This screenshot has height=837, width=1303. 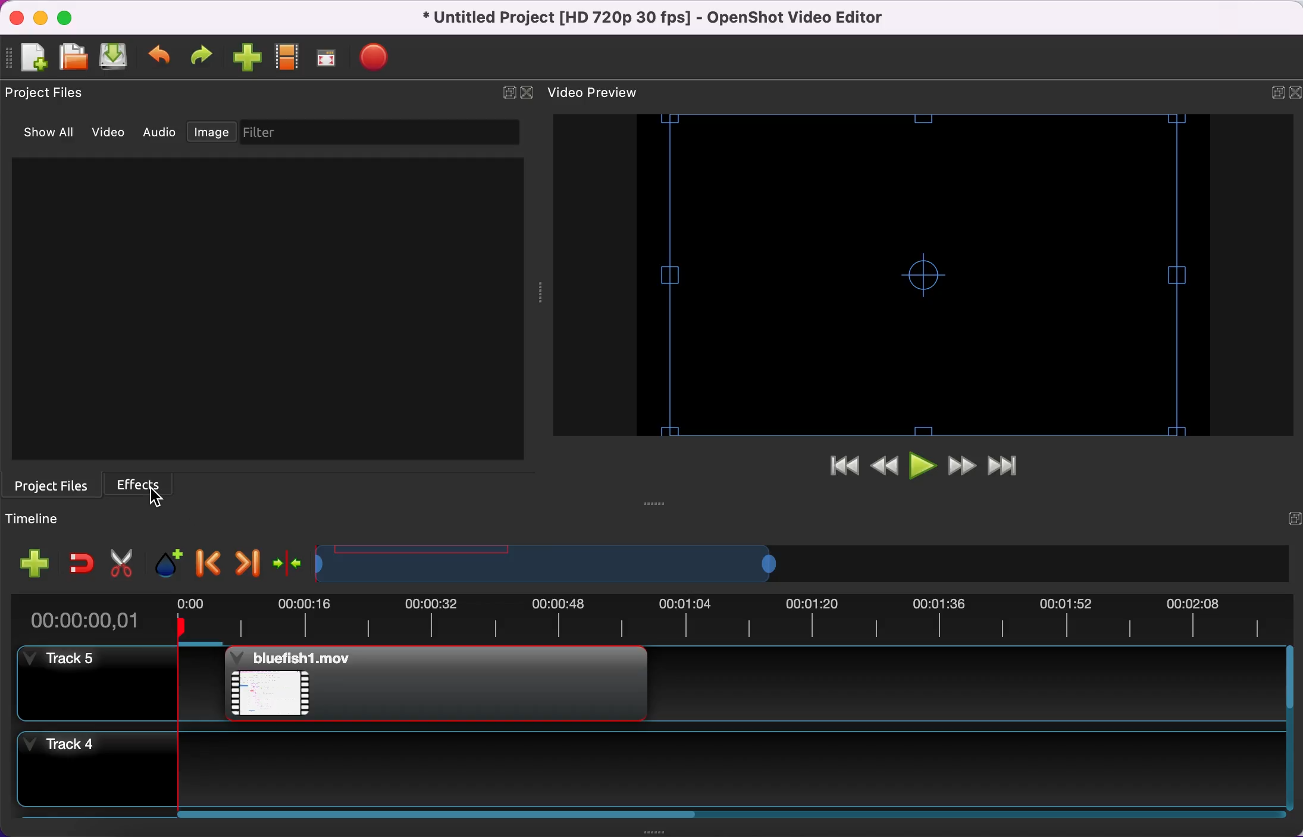 I want to click on save file, so click(x=117, y=59).